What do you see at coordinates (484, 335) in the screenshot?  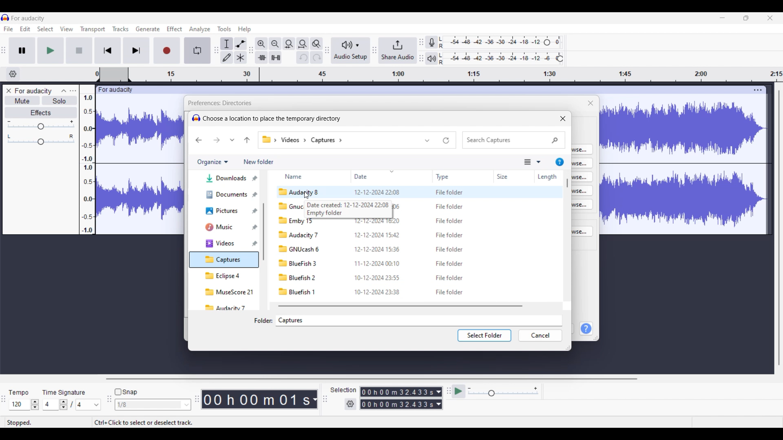 I see `Select folder` at bounding box center [484, 335].